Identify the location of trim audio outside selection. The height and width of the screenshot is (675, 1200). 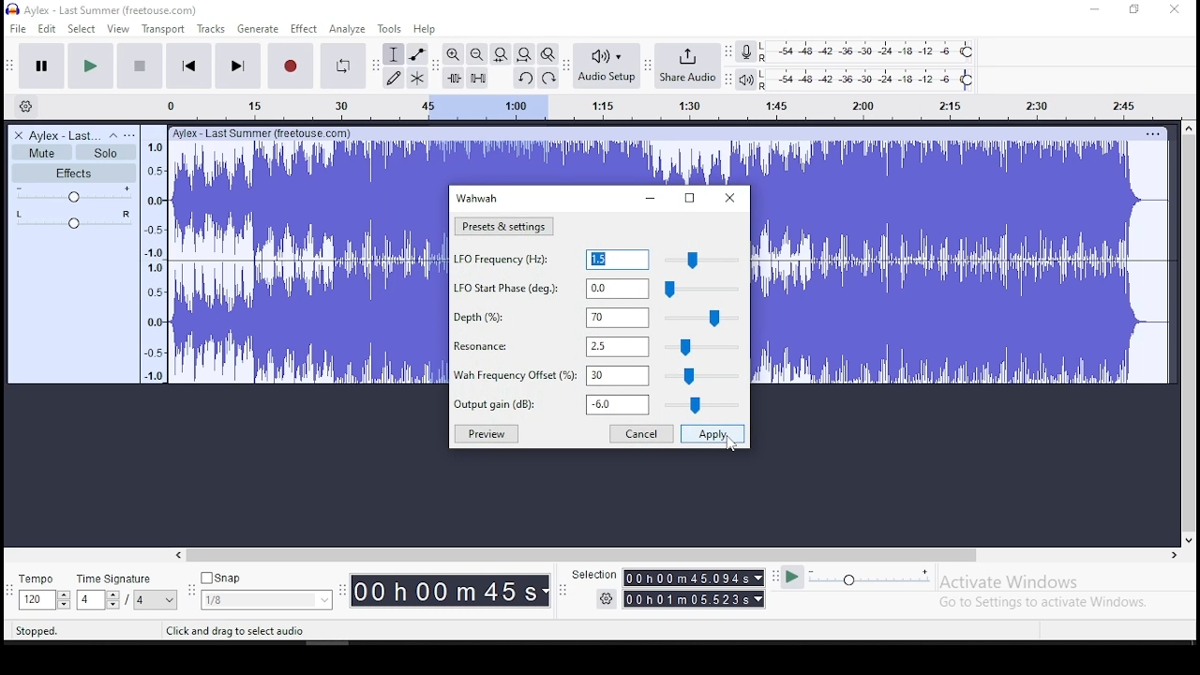
(453, 77).